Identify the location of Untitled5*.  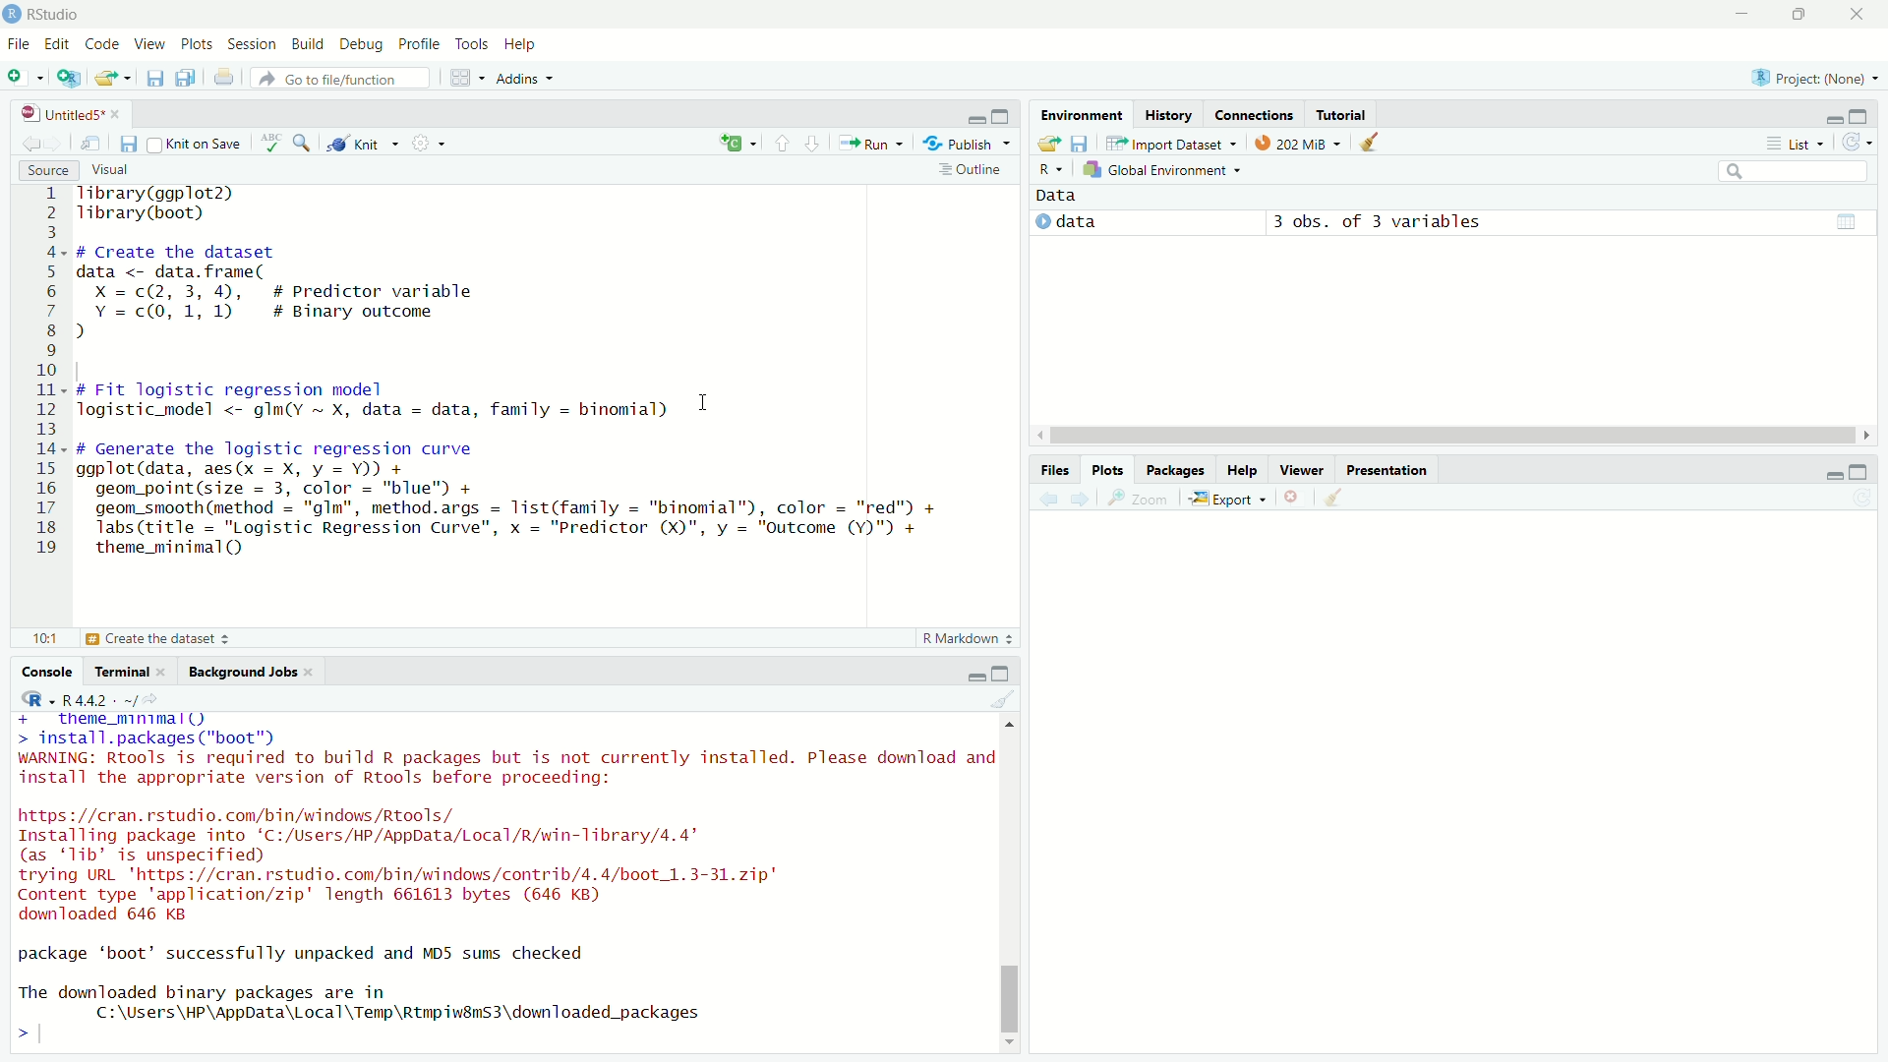
(61, 114).